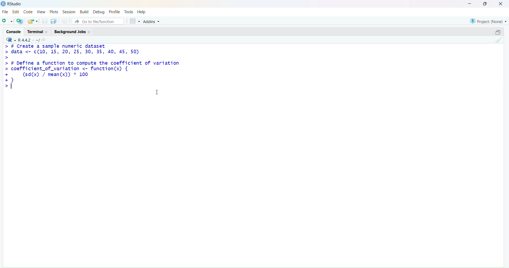 Image resolution: width=509 pixels, height=268 pixels. Describe the element at coordinates (7, 21) in the screenshot. I see `add file as` at that location.